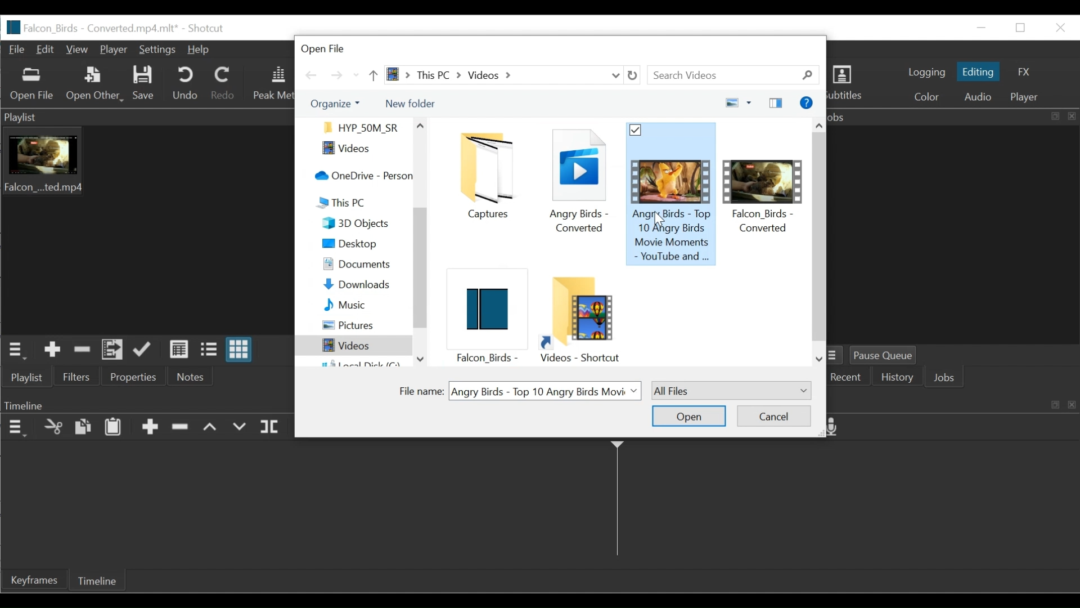  What do you see at coordinates (580, 319) in the screenshot?
I see `Video folder shotcut` at bounding box center [580, 319].